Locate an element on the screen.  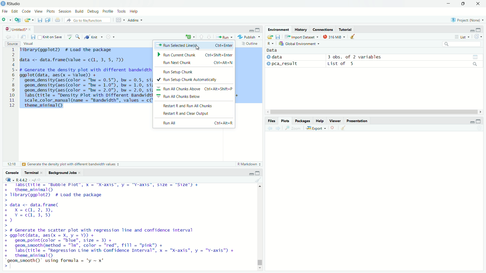
Global Environment is located at coordinates (299, 43).